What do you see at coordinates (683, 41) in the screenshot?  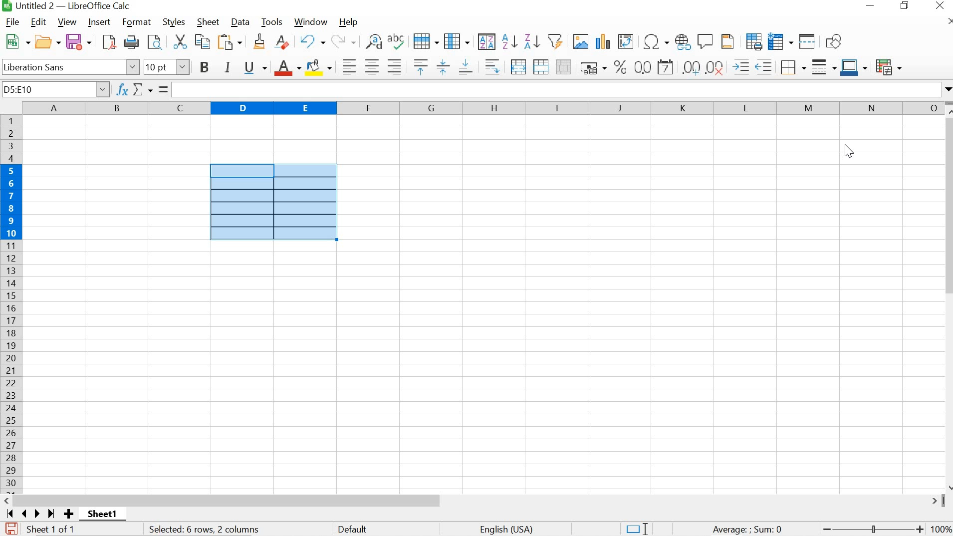 I see `insert hyperlink` at bounding box center [683, 41].